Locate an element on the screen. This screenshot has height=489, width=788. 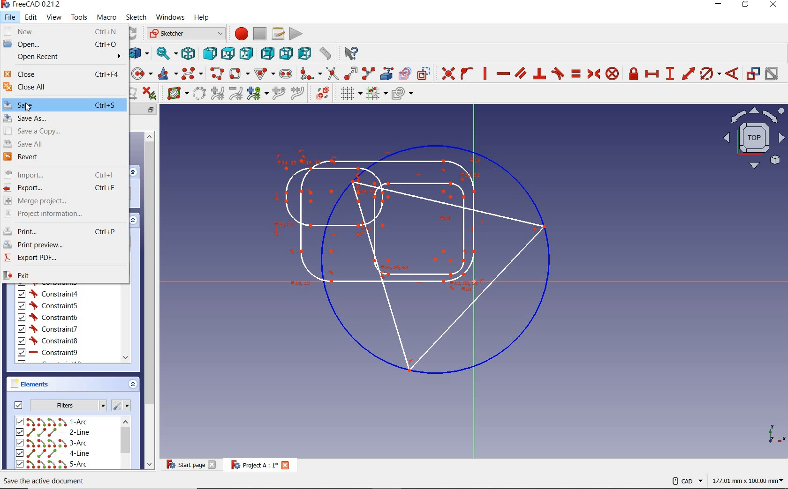
constrain arc or circle is located at coordinates (710, 75).